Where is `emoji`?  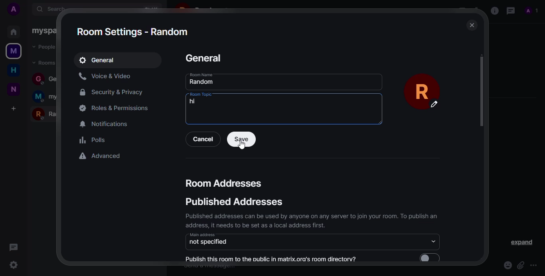
emoji is located at coordinates (504, 263).